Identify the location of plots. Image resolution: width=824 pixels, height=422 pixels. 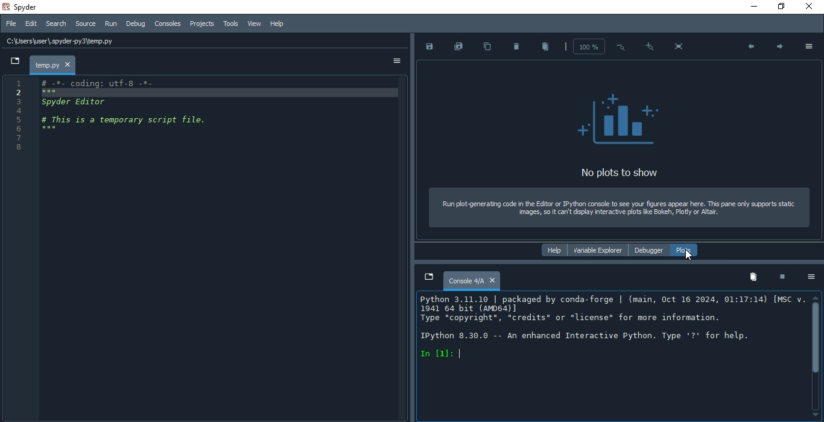
(683, 250).